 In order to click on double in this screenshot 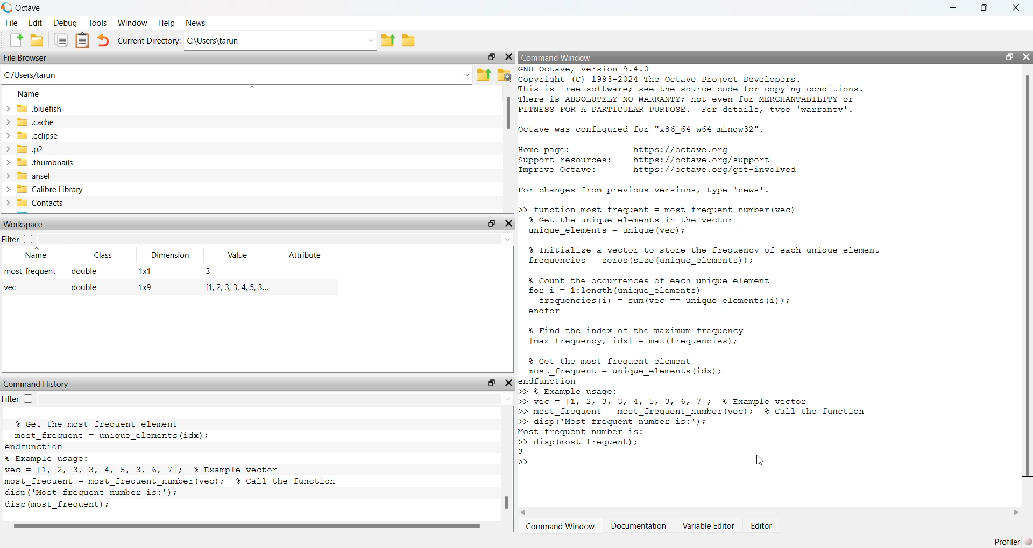, I will do `click(86, 271)`.